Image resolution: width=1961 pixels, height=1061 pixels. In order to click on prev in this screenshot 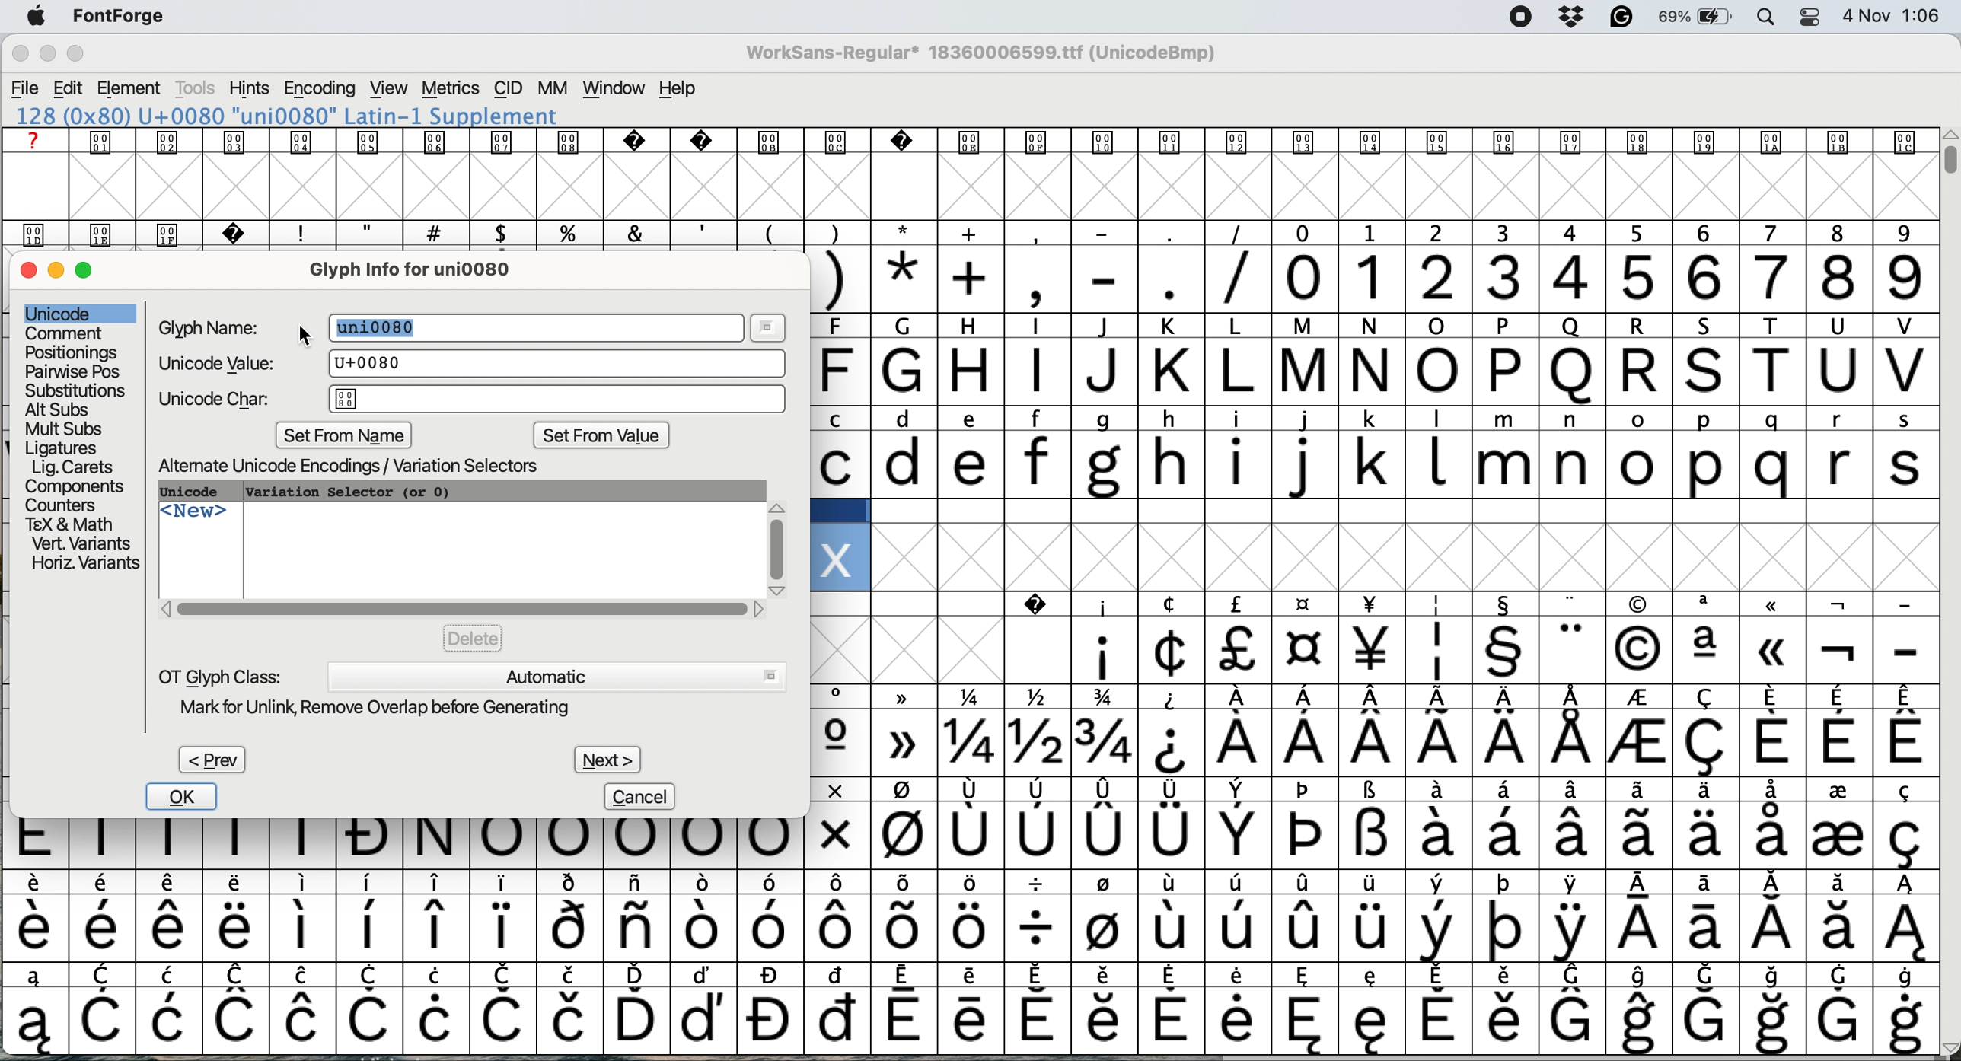, I will do `click(211, 760)`.